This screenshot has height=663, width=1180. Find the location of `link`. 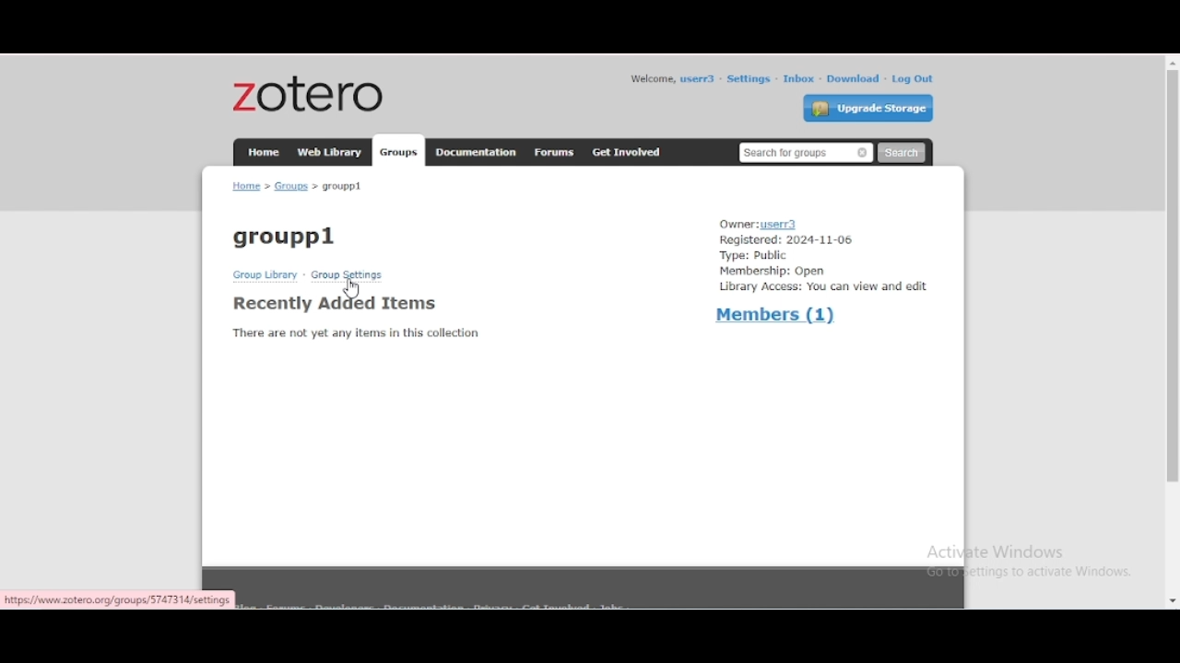

link is located at coordinates (120, 599).